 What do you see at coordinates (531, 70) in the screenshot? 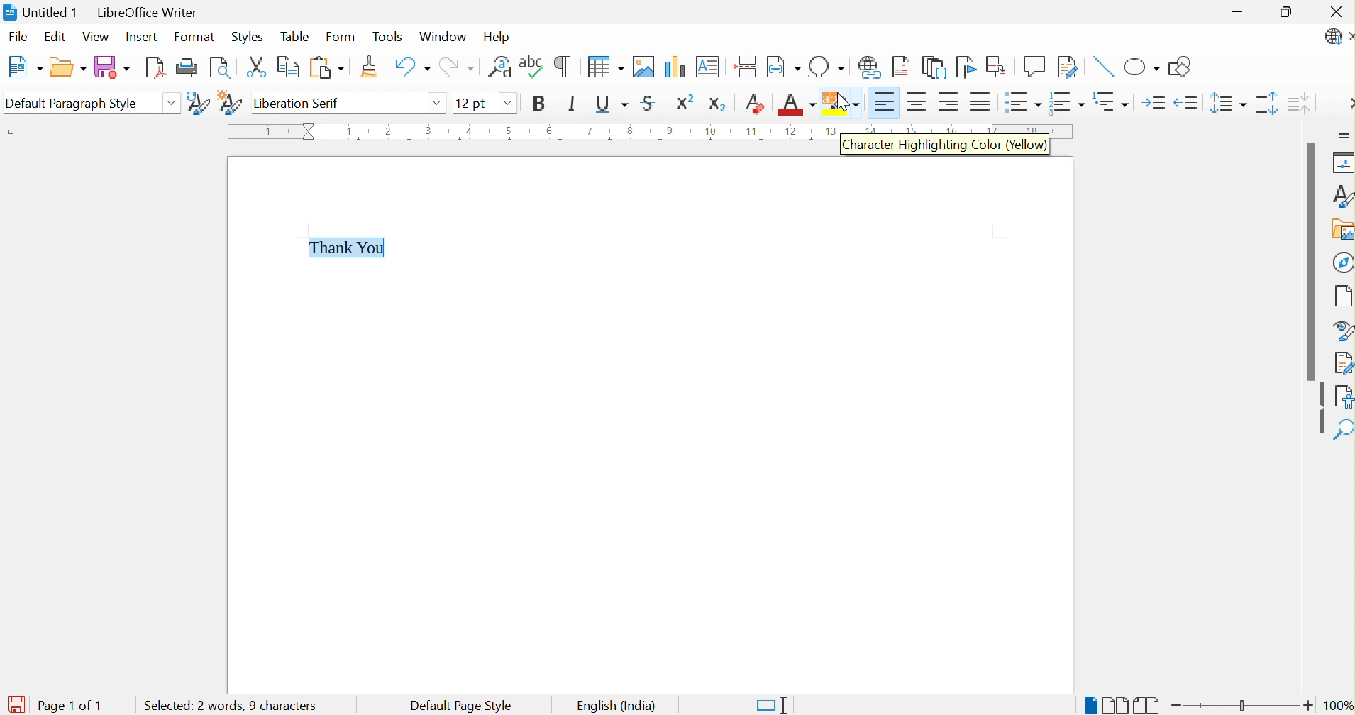
I see `Check Spelling` at bounding box center [531, 70].